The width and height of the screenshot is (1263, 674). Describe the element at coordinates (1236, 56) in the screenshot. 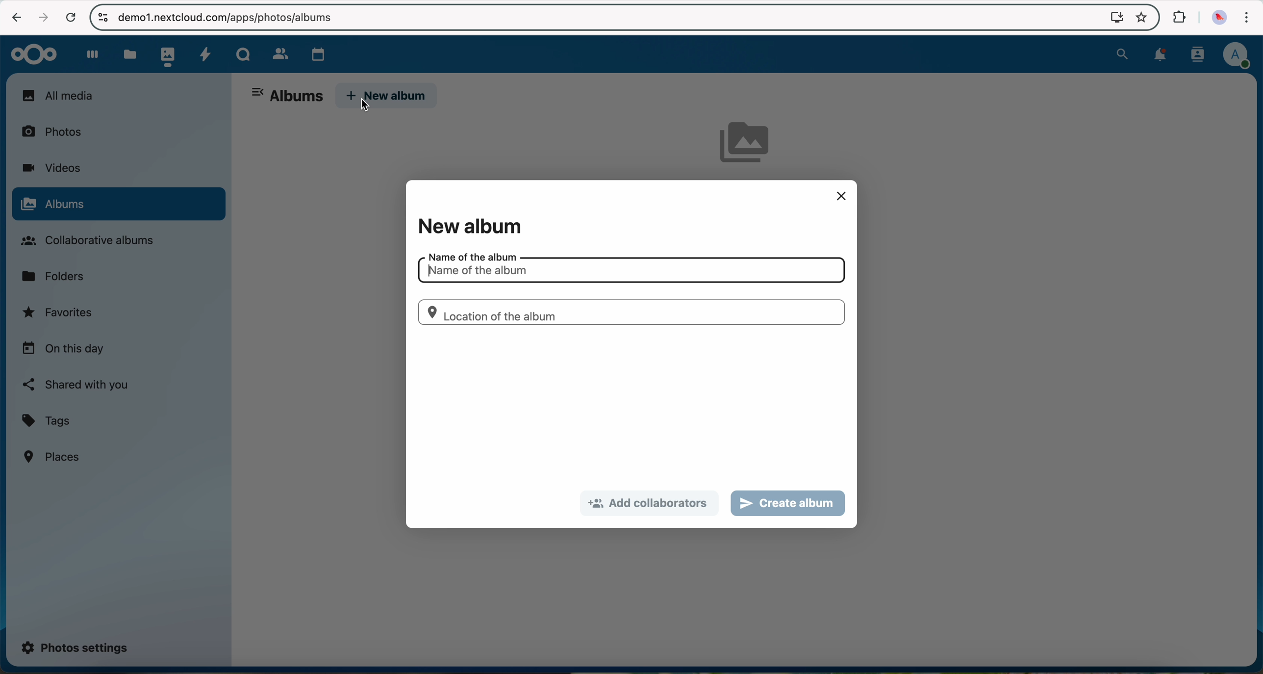

I see `profile` at that location.